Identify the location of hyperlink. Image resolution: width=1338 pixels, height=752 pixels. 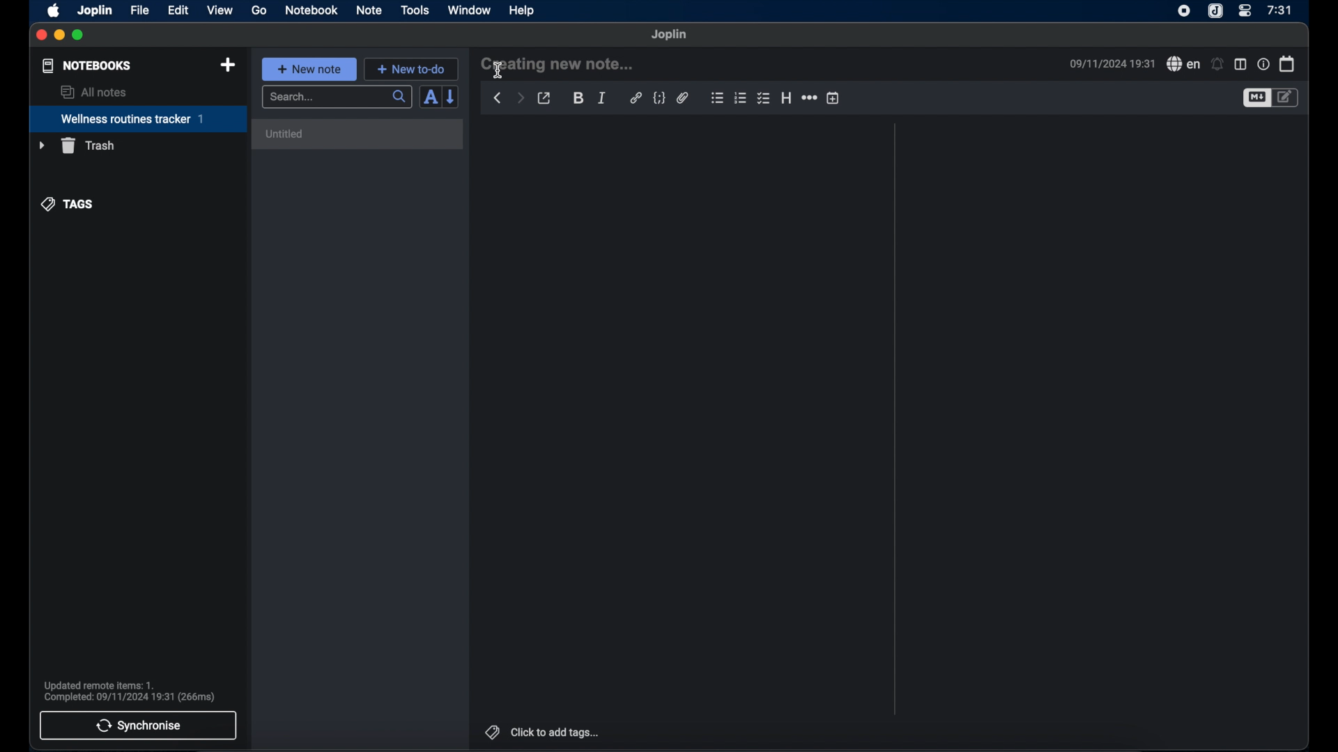
(636, 98).